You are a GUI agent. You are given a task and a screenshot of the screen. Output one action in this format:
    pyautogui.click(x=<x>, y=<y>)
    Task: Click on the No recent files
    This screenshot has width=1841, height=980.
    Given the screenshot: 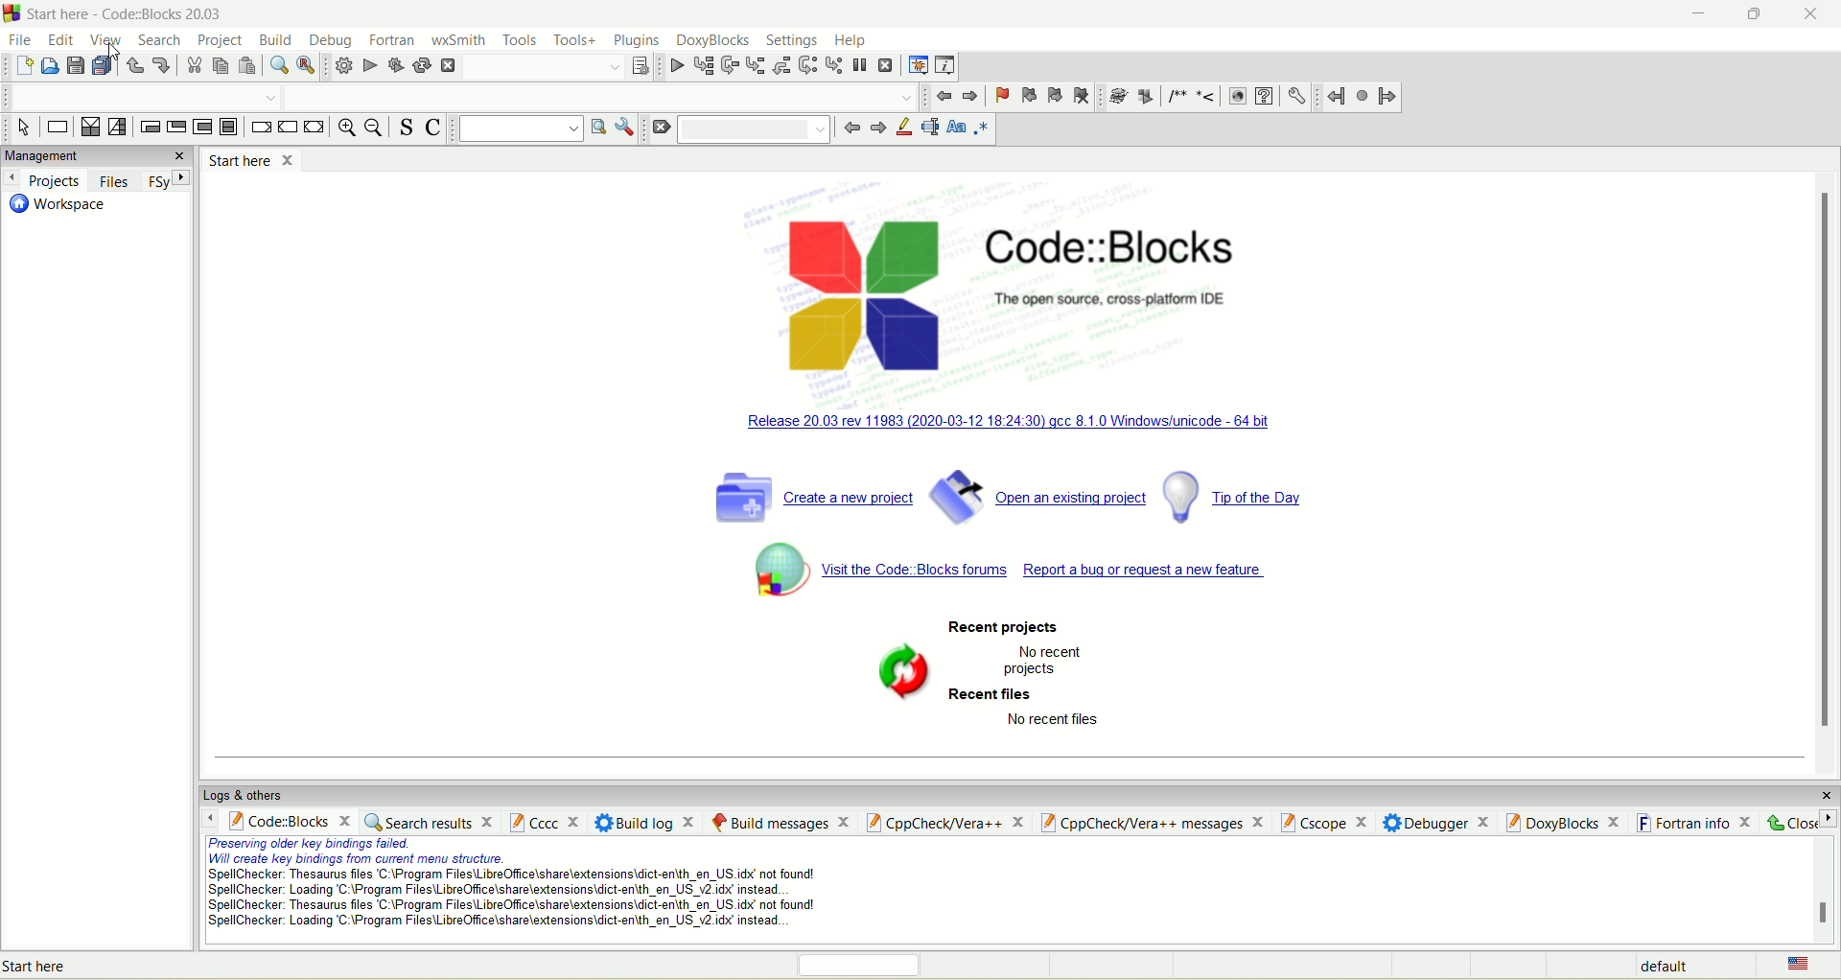 What is the action you would take?
    pyautogui.click(x=1063, y=721)
    